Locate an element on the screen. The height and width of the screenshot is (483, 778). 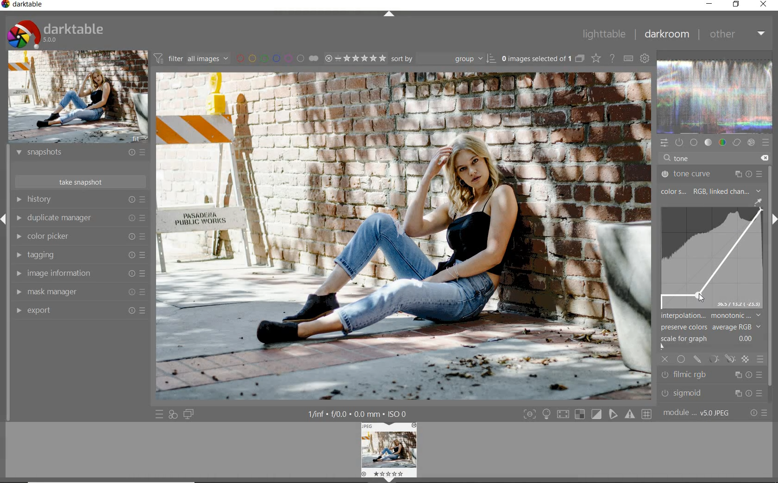
quick access to presets is located at coordinates (159, 414).